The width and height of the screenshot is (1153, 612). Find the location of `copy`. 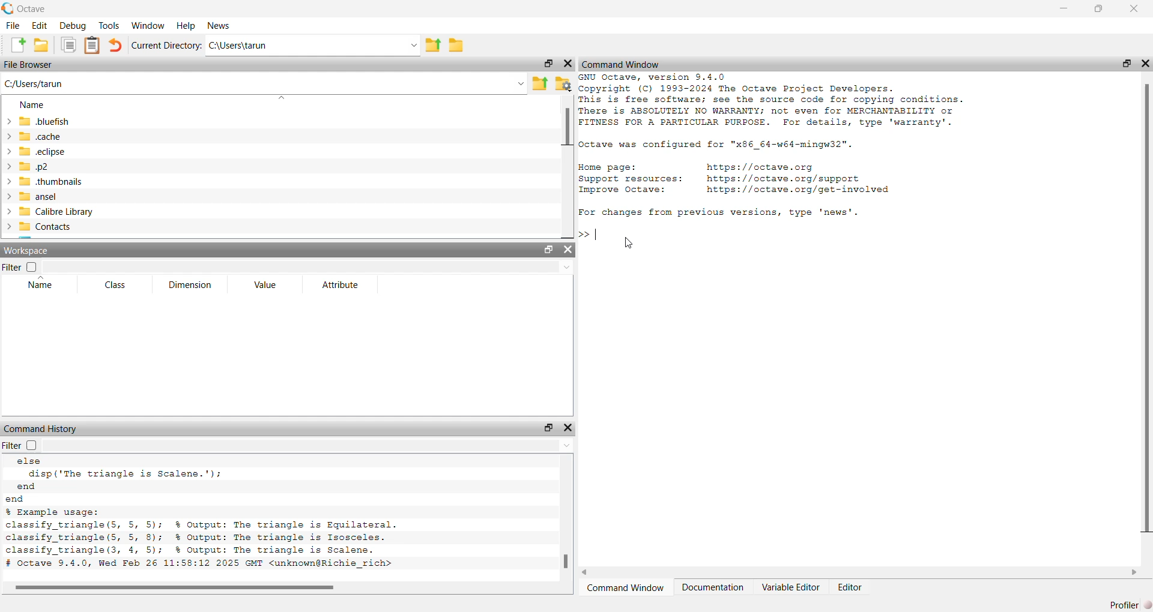

copy is located at coordinates (68, 46).